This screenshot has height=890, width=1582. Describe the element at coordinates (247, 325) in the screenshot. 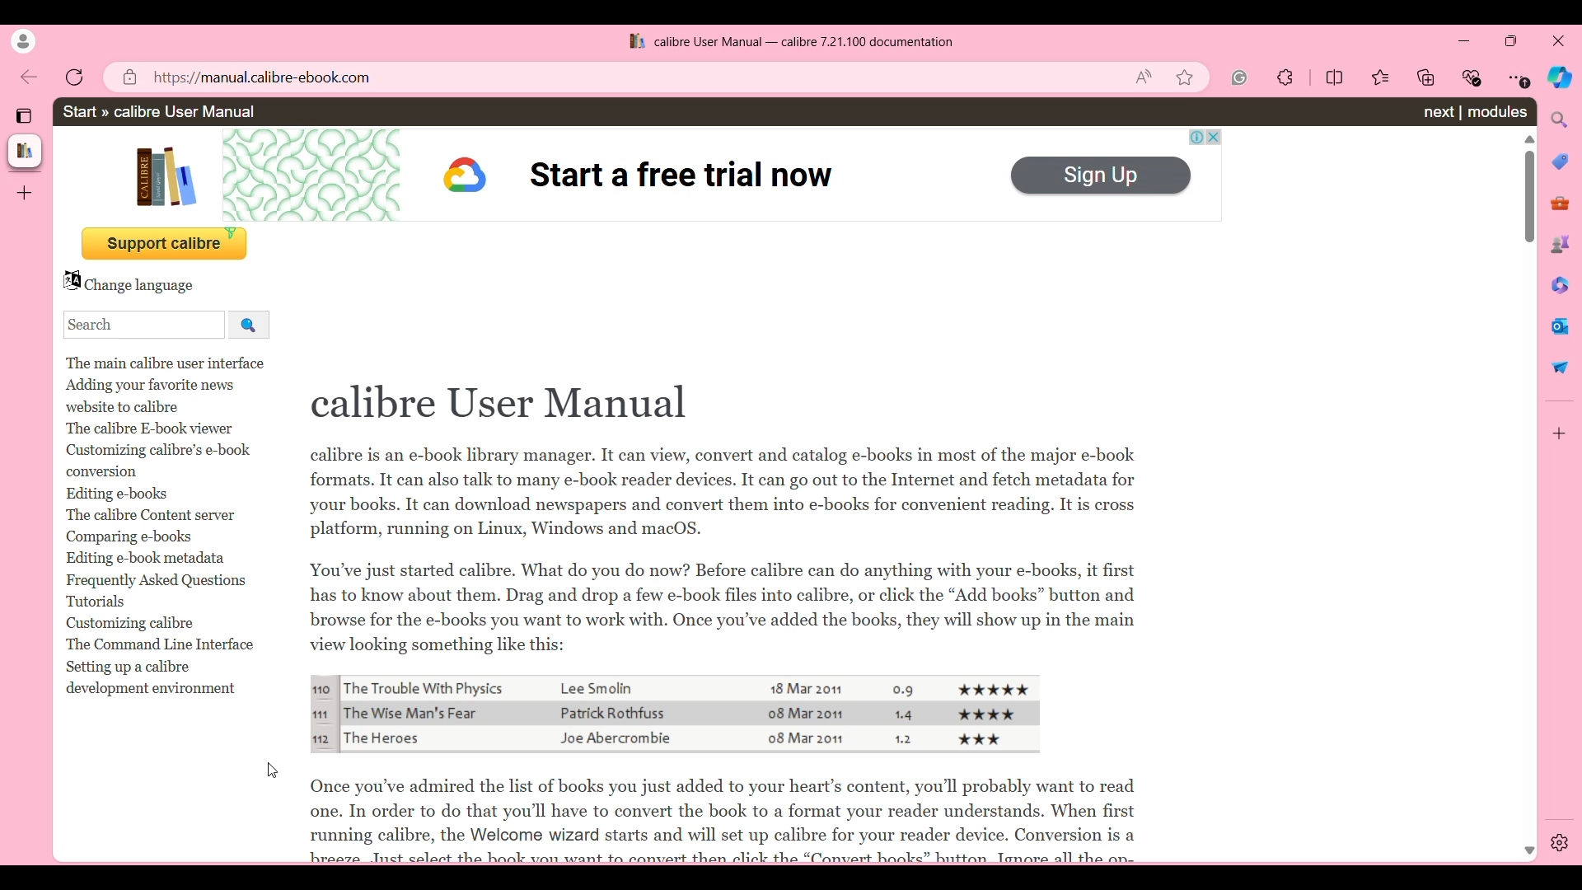

I see `Search` at that location.